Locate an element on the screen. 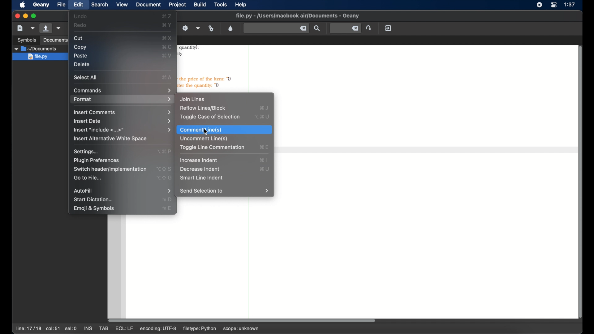 This screenshot has width=594, height=334. start dictation shortcut is located at coordinates (167, 200).